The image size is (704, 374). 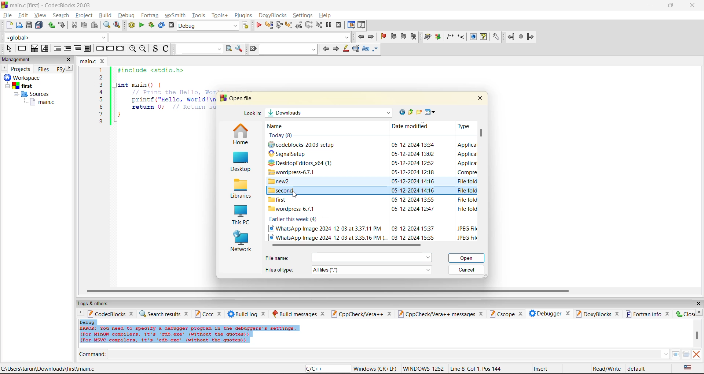 I want to click on cccc, so click(x=204, y=314).